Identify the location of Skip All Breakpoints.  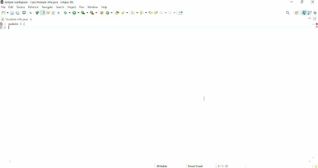
(30, 13).